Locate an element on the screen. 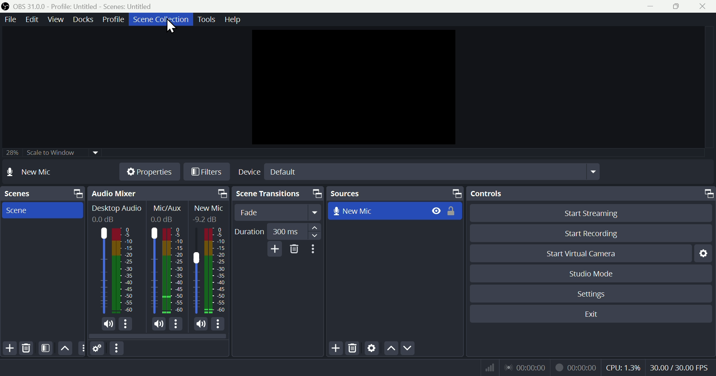 The width and height of the screenshot is (716, 376). device is located at coordinates (247, 175).